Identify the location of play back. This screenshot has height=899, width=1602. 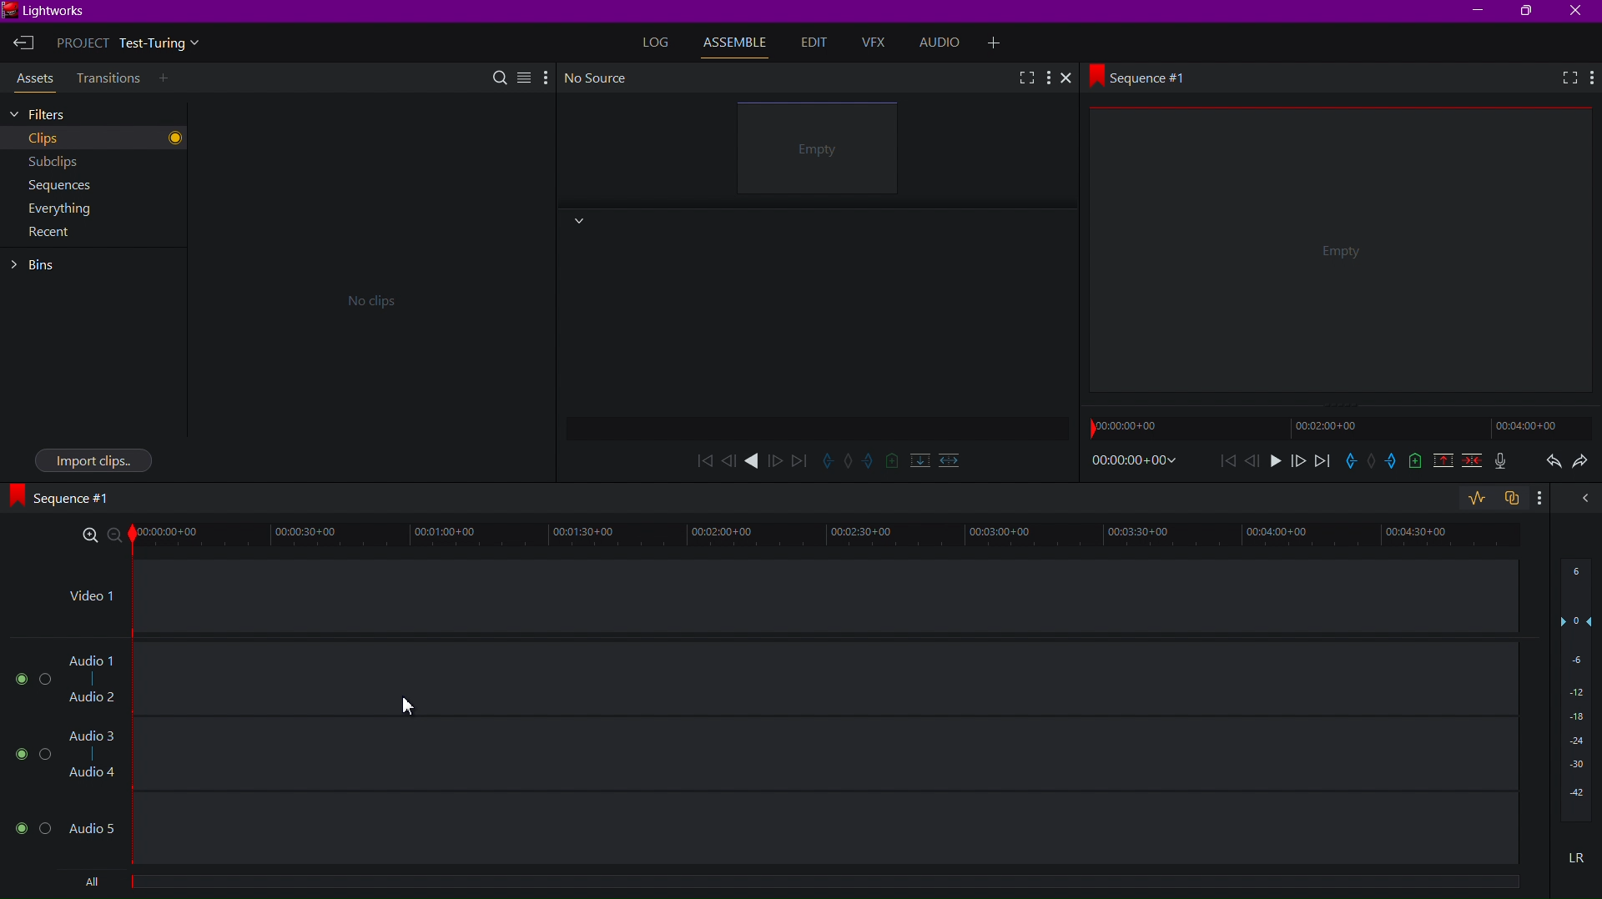
(703, 460).